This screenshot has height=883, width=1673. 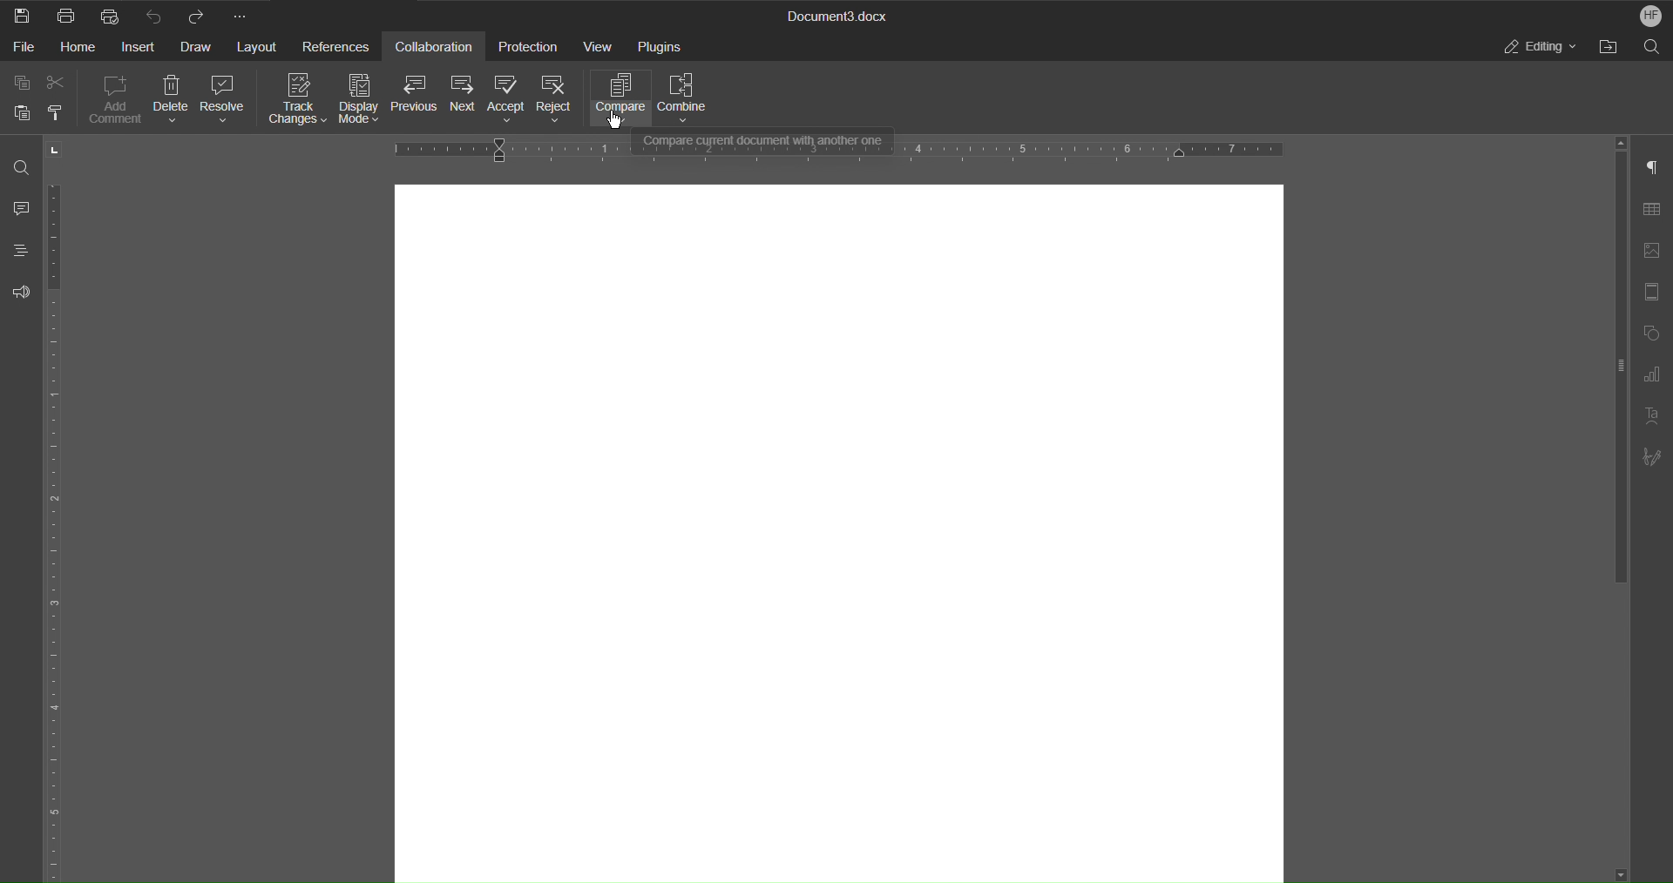 I want to click on Search, so click(x=1651, y=50).